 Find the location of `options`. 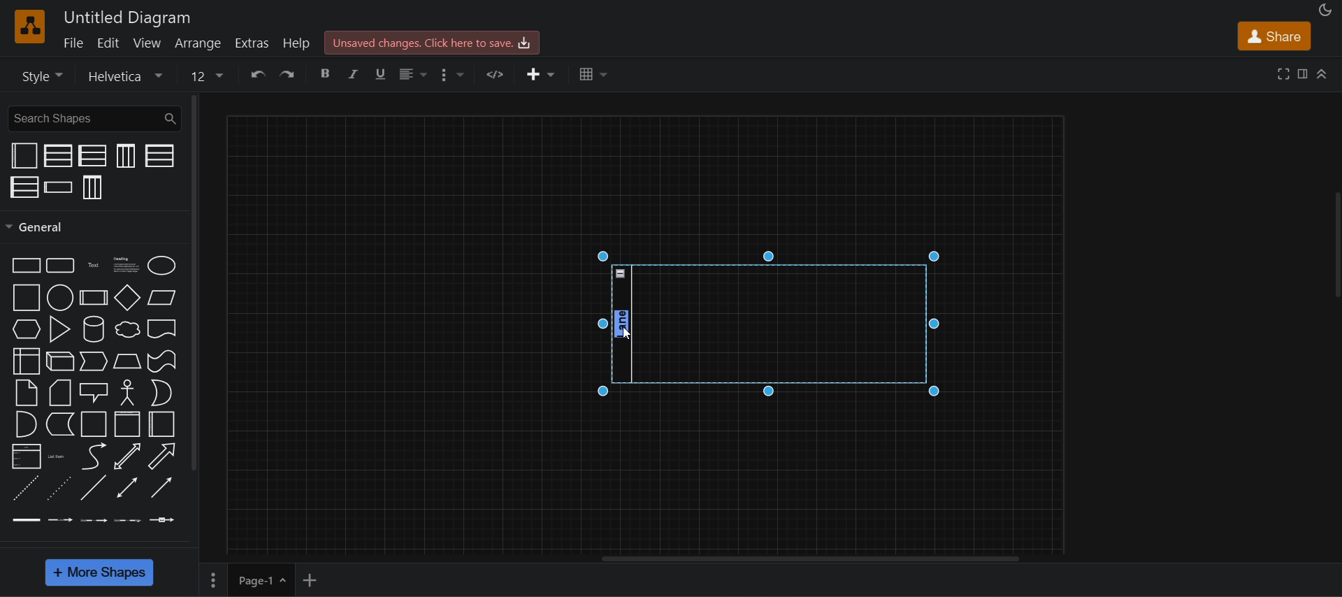

options is located at coordinates (449, 75).